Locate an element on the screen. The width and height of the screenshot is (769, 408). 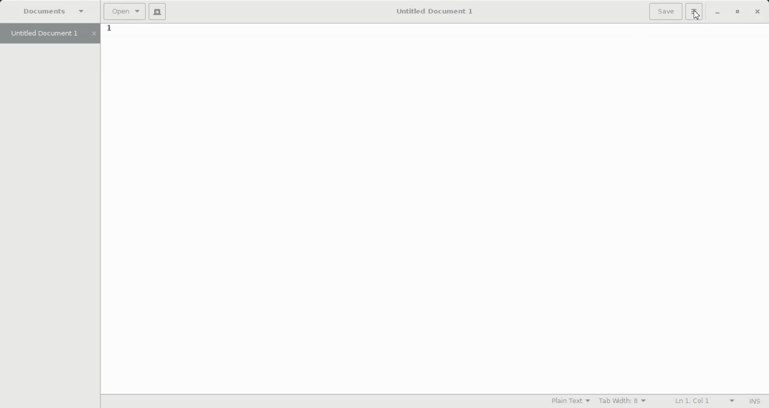
Hamburger setting is located at coordinates (695, 12).